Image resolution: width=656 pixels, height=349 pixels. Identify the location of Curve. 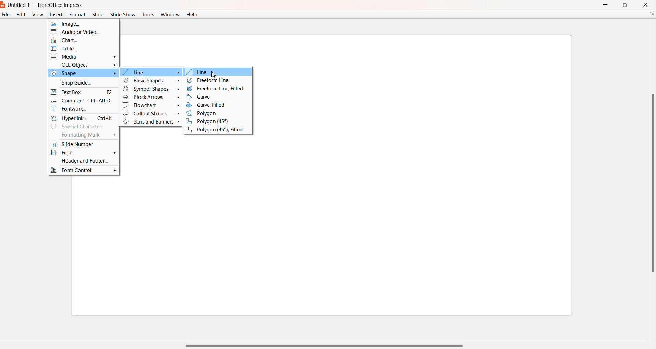
(201, 96).